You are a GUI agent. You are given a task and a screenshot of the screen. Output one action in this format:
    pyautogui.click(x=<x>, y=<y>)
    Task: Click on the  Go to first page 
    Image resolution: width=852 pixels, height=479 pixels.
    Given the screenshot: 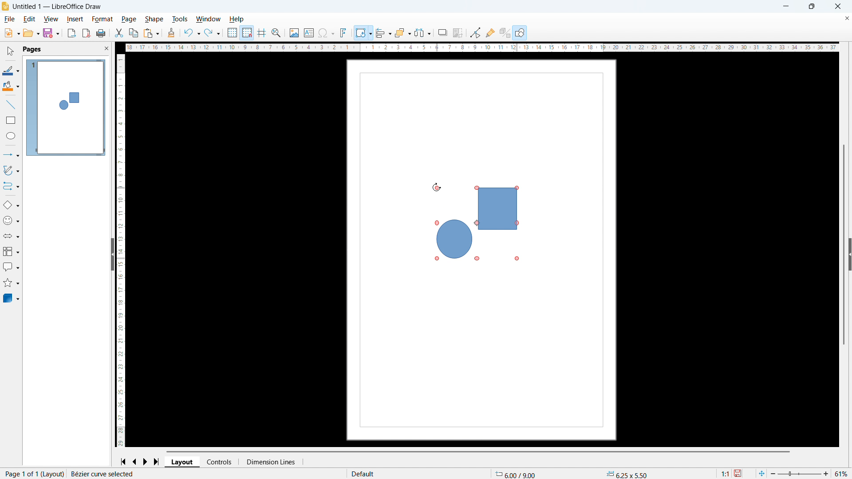 What is the action you would take?
    pyautogui.click(x=124, y=462)
    